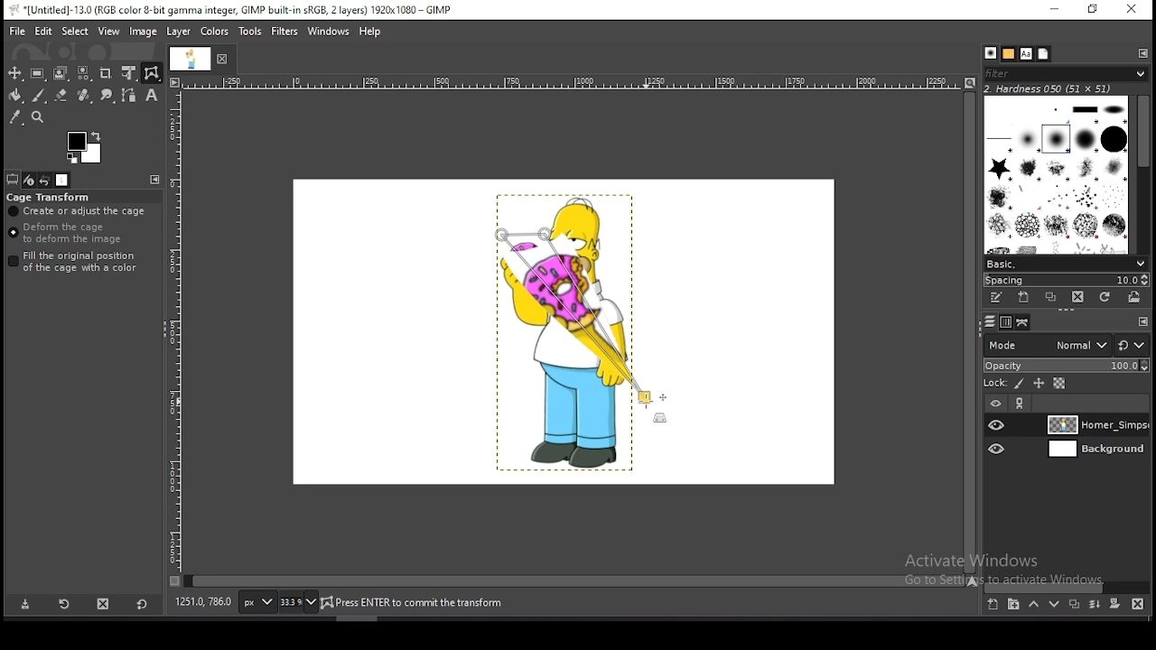 The image size is (1156, 650). Describe the element at coordinates (1066, 279) in the screenshot. I see `spacing` at that location.